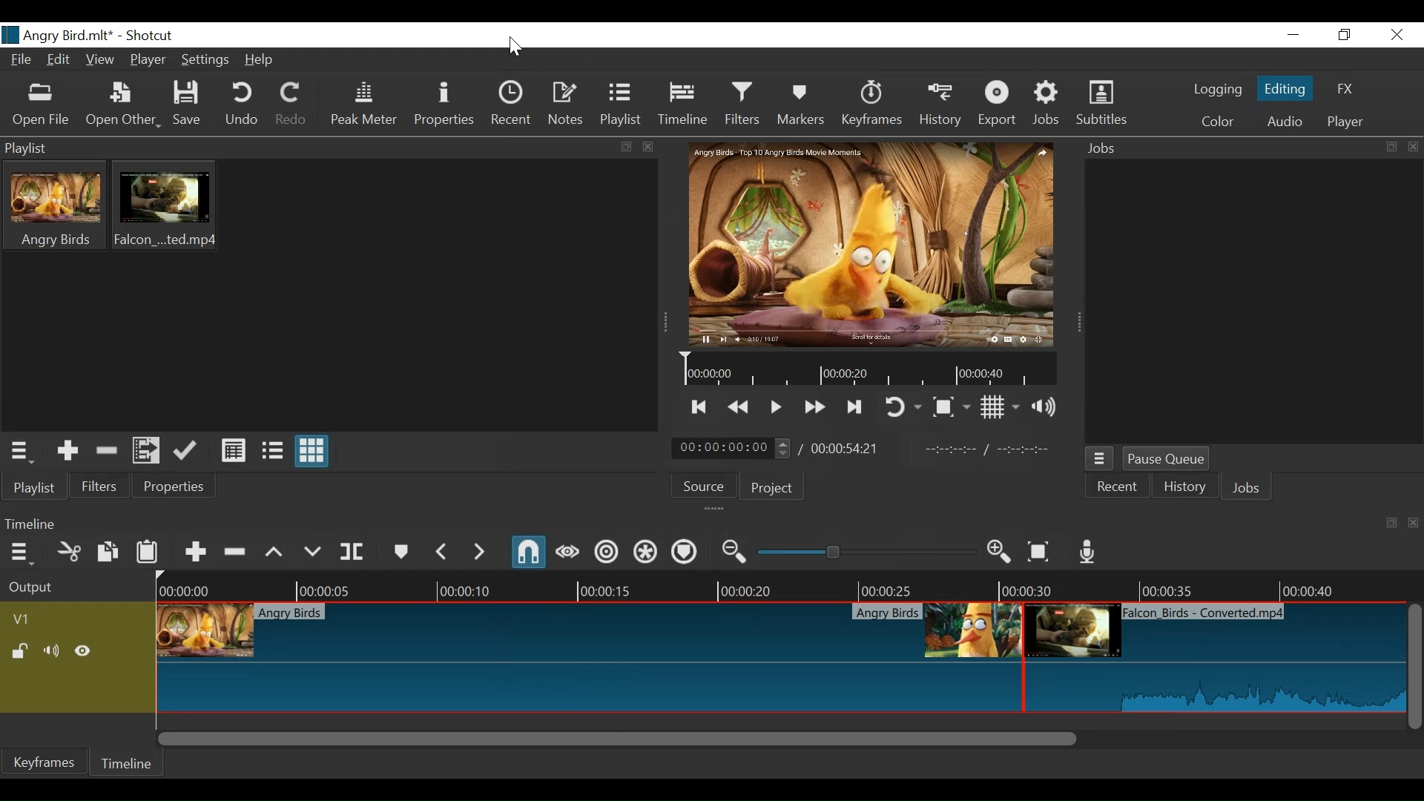 The image size is (1424, 801). What do you see at coordinates (856, 407) in the screenshot?
I see `Skip to the next point` at bounding box center [856, 407].